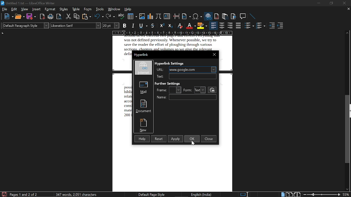 This screenshot has width=351, height=197. I want to click on font color, so click(190, 25).